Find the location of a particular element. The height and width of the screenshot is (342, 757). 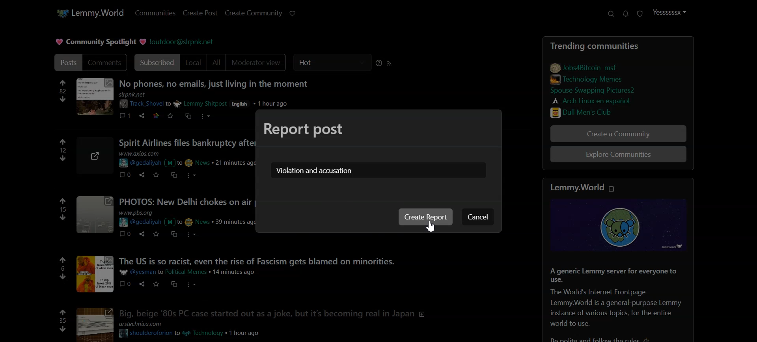

Create a Community is located at coordinates (619, 134).